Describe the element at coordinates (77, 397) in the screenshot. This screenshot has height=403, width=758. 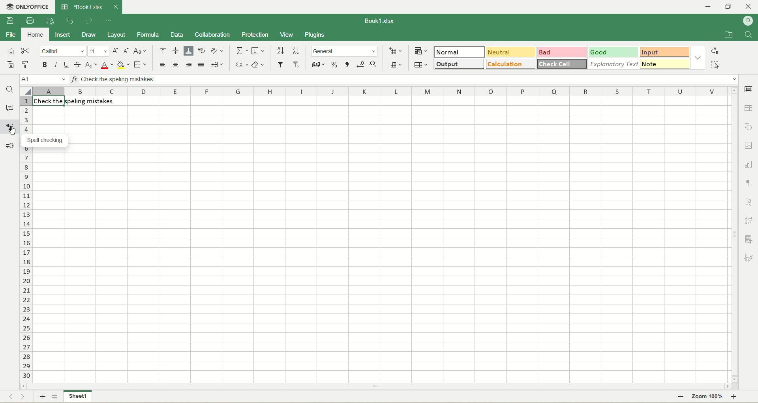
I see `sheet name` at that location.